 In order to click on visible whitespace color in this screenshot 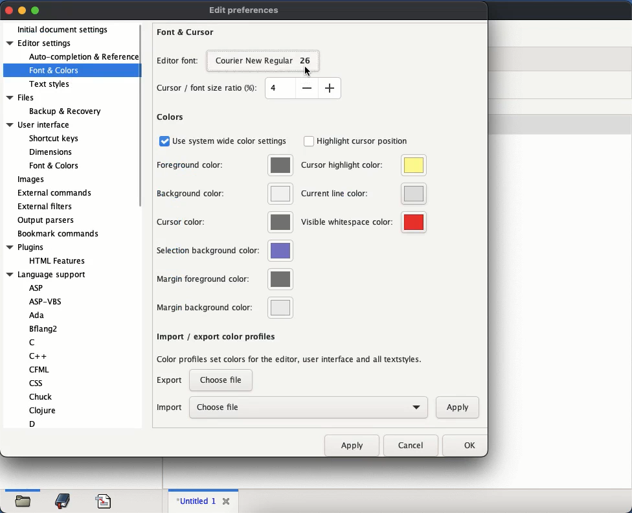, I will do `click(348, 223)`.